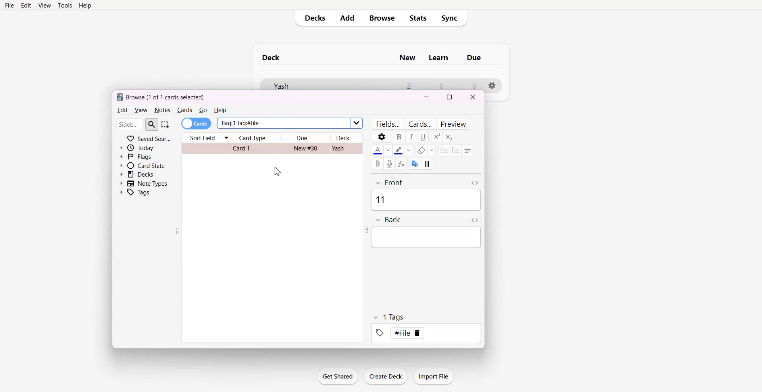 This screenshot has height=392, width=762. Describe the element at coordinates (179, 232) in the screenshot. I see `Drag Handle` at that location.